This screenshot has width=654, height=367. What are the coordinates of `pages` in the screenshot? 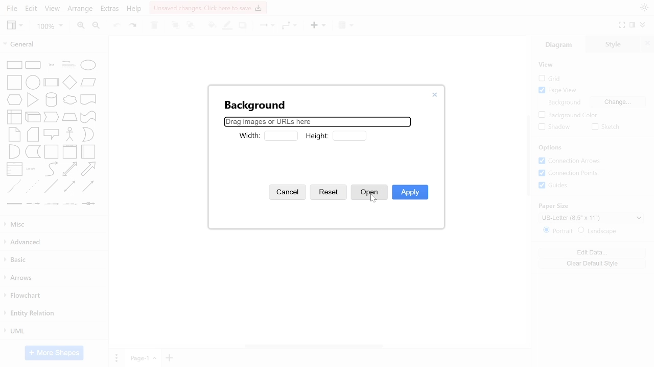 It's located at (115, 357).